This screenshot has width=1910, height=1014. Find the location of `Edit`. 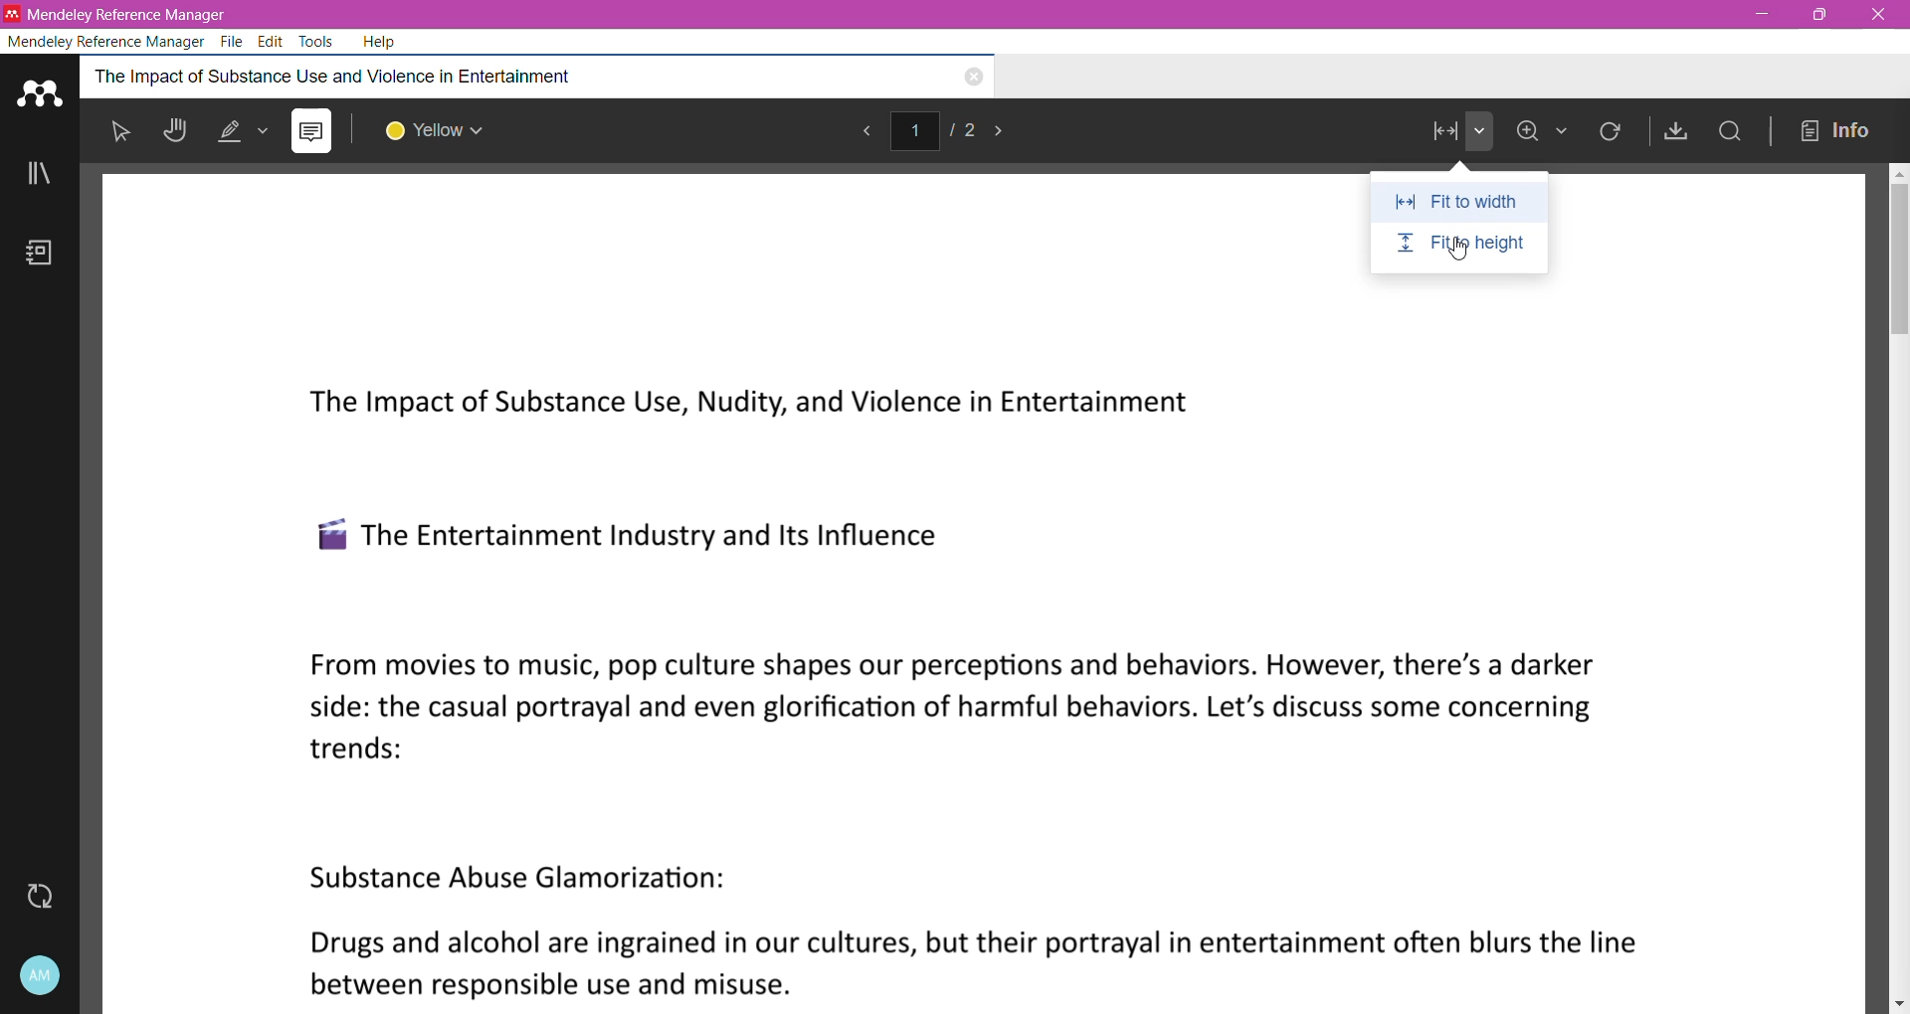

Edit is located at coordinates (272, 40).